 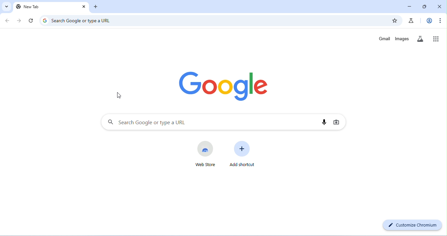 I want to click on add new tab, so click(x=96, y=6).